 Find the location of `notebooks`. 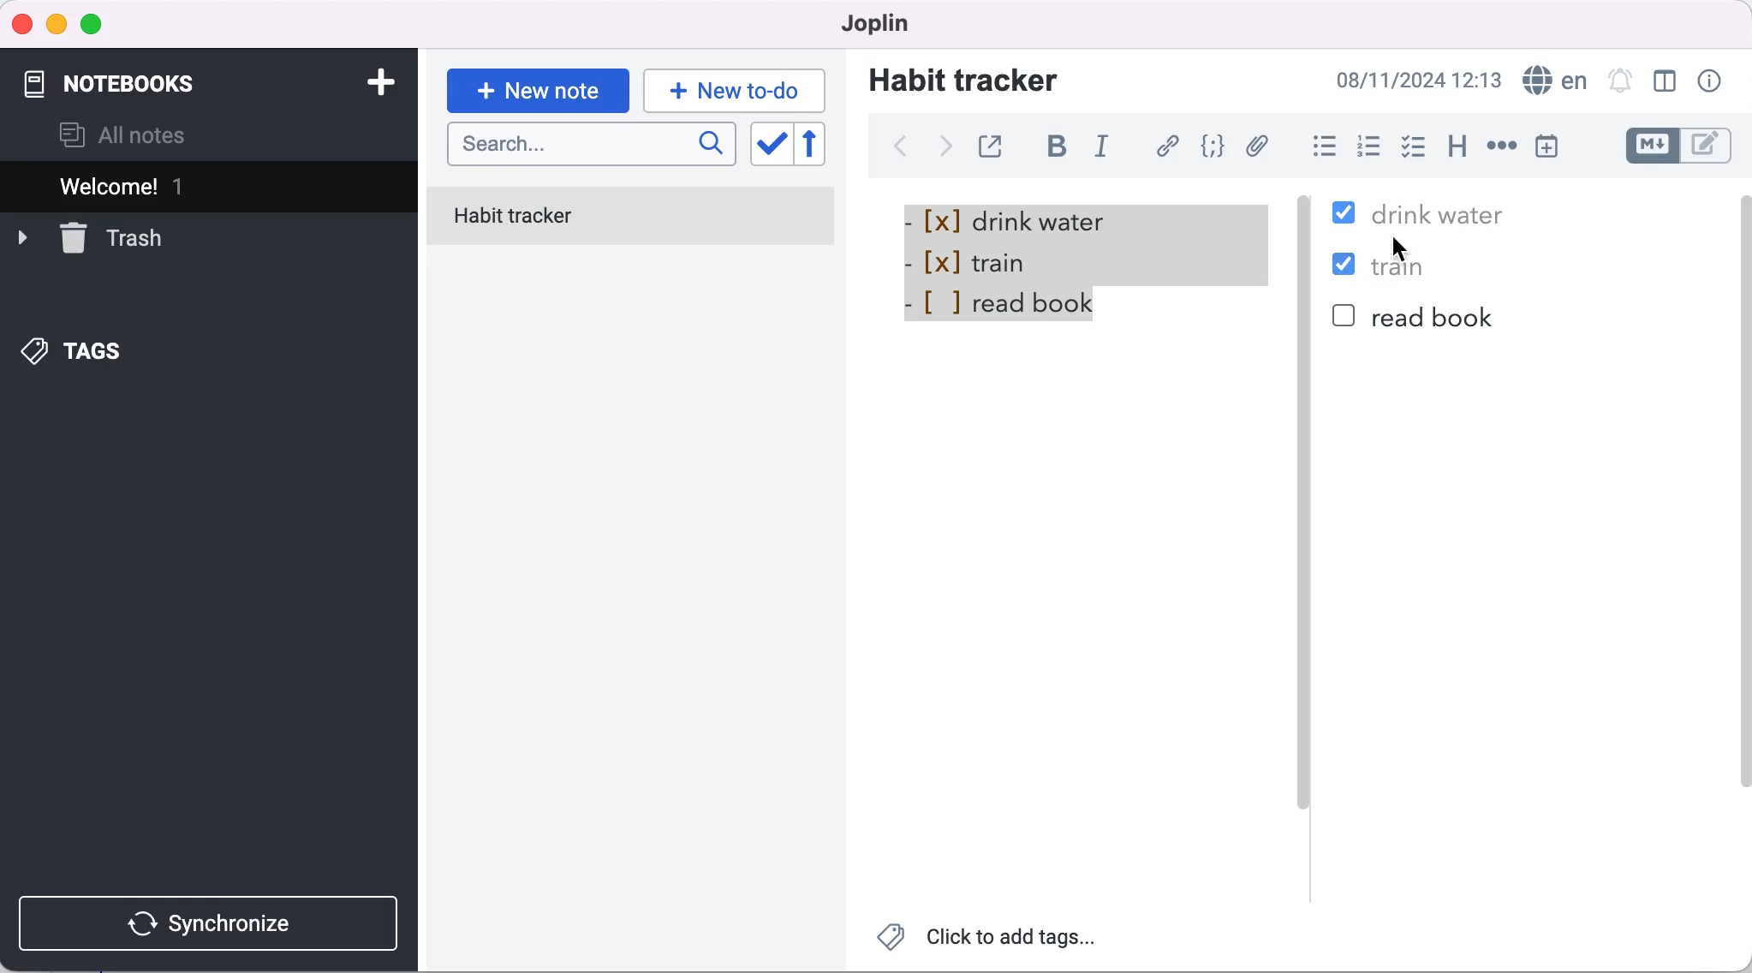

notebooks is located at coordinates (136, 75).